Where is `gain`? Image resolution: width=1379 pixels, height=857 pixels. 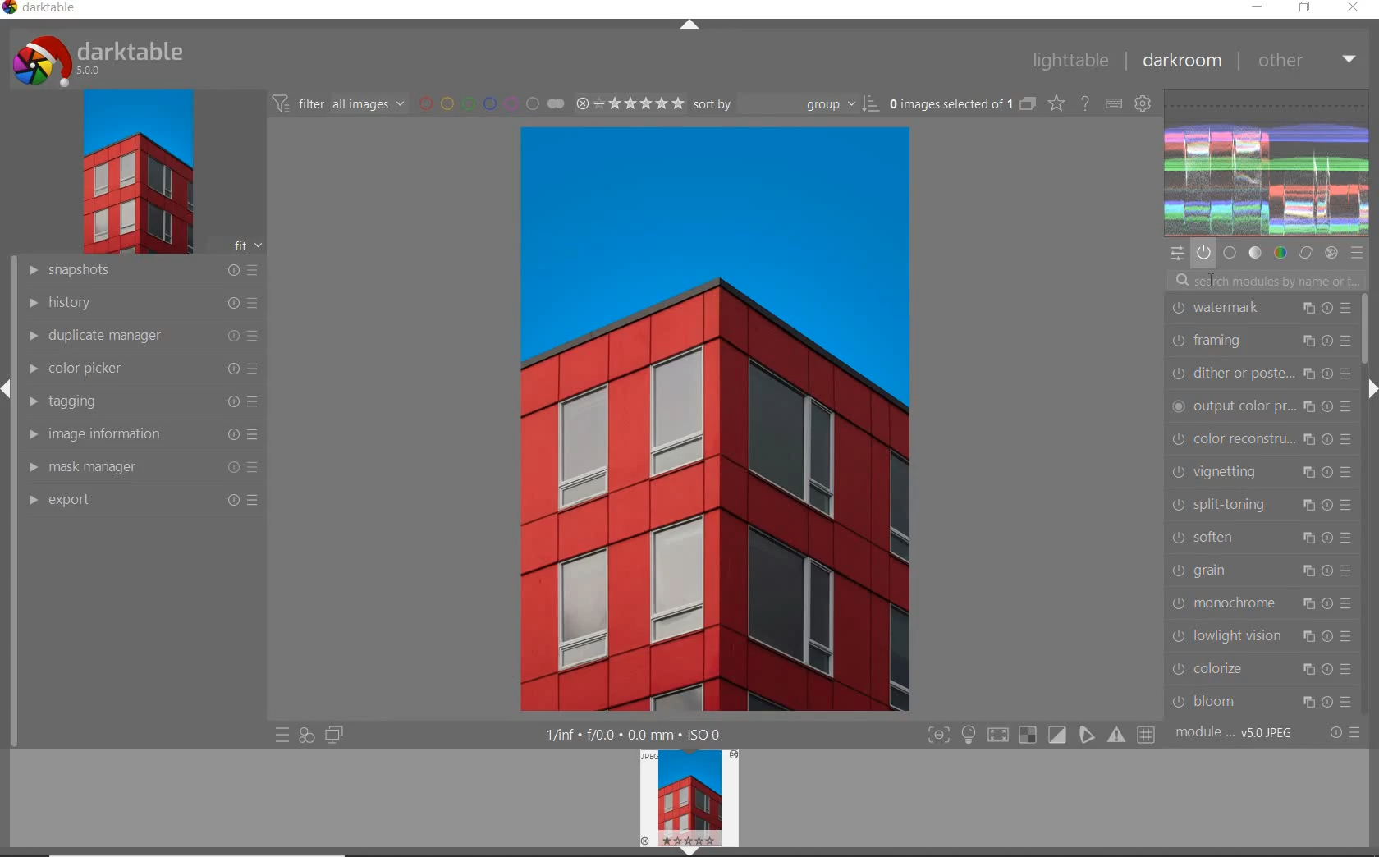 gain is located at coordinates (1262, 572).